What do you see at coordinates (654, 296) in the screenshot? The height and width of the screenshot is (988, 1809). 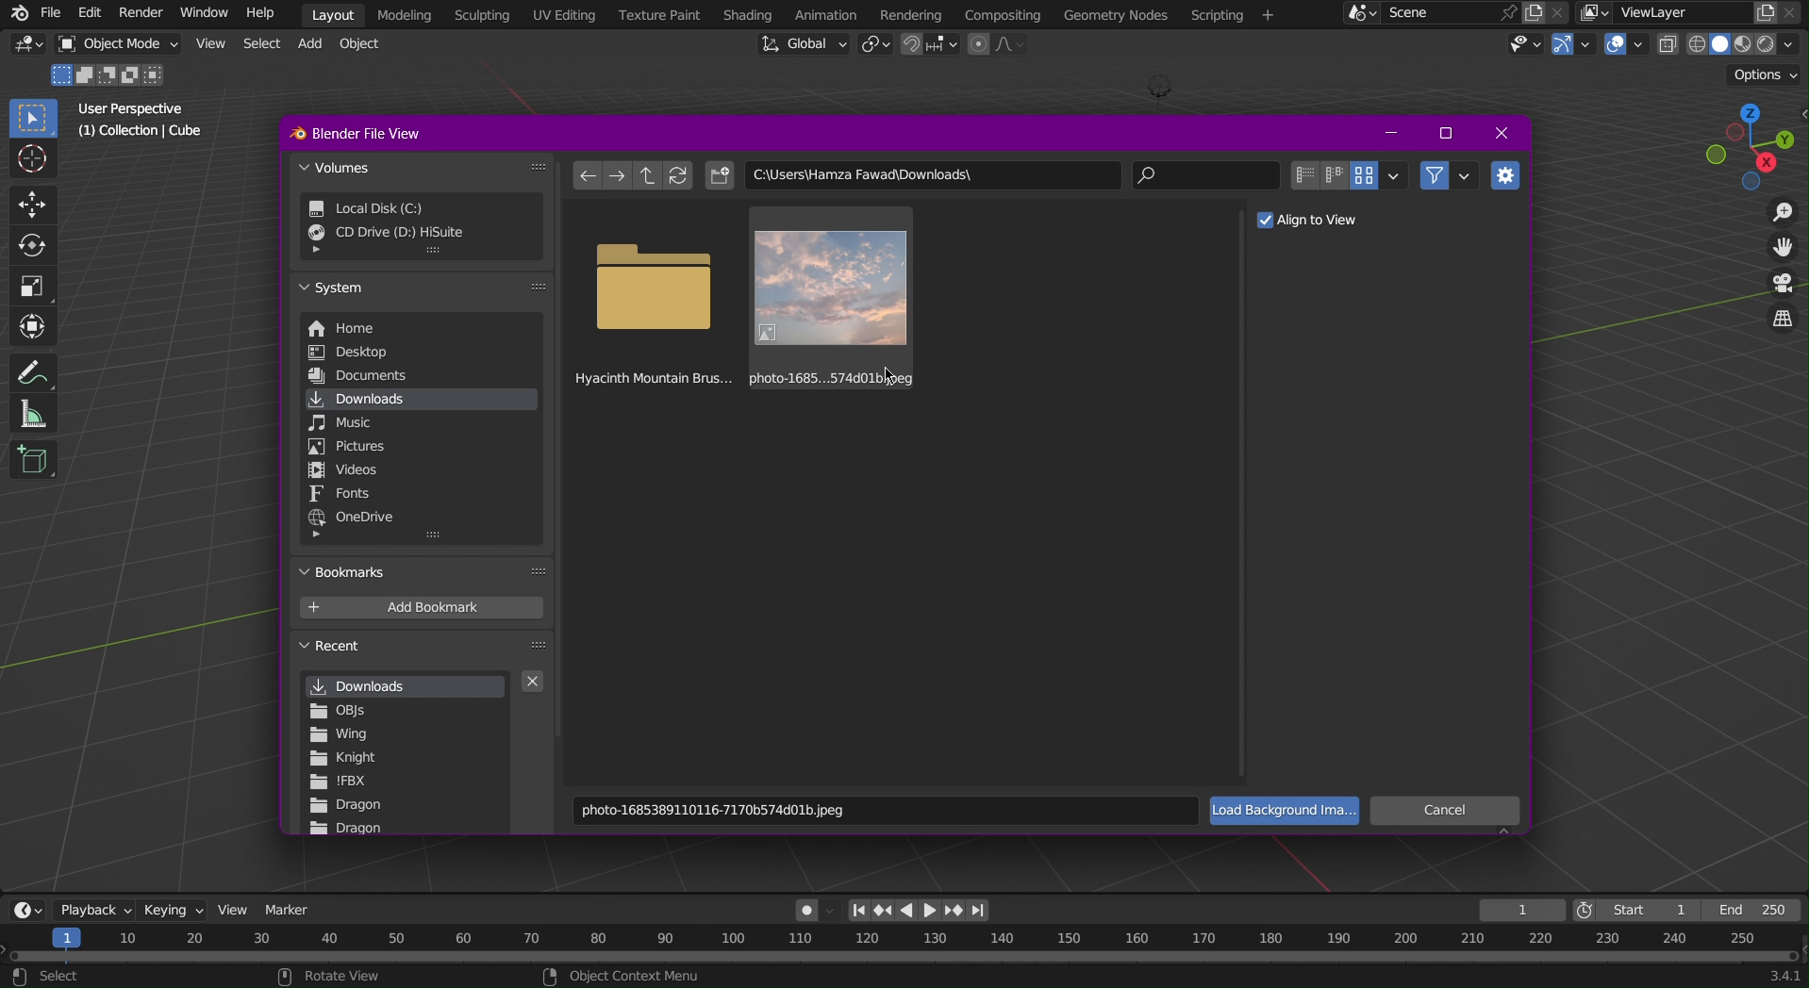 I see `hyacinth mountain brus...` at bounding box center [654, 296].